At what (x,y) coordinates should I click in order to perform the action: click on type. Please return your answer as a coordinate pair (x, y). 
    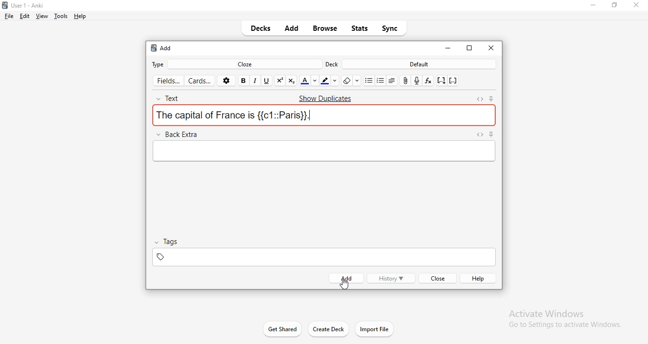
    Looking at the image, I should click on (160, 64).